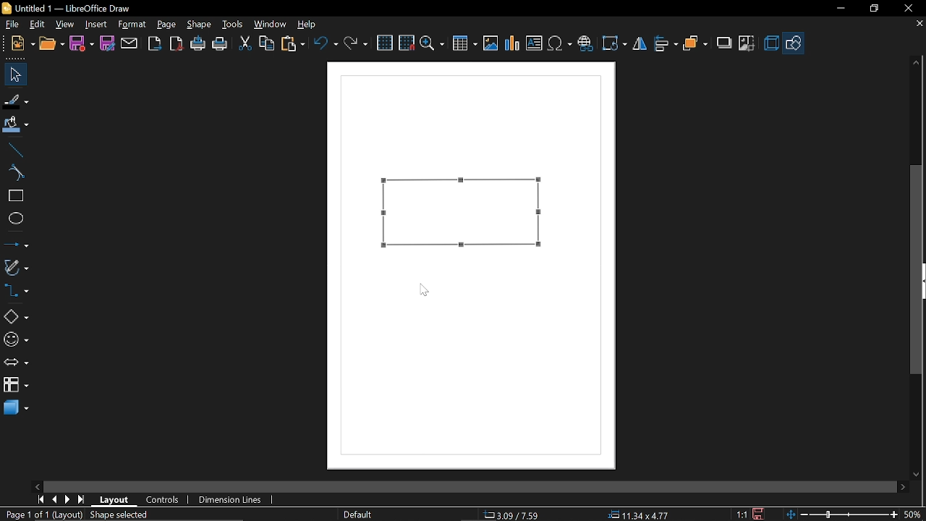  I want to click on MOve up, so click(917, 63).